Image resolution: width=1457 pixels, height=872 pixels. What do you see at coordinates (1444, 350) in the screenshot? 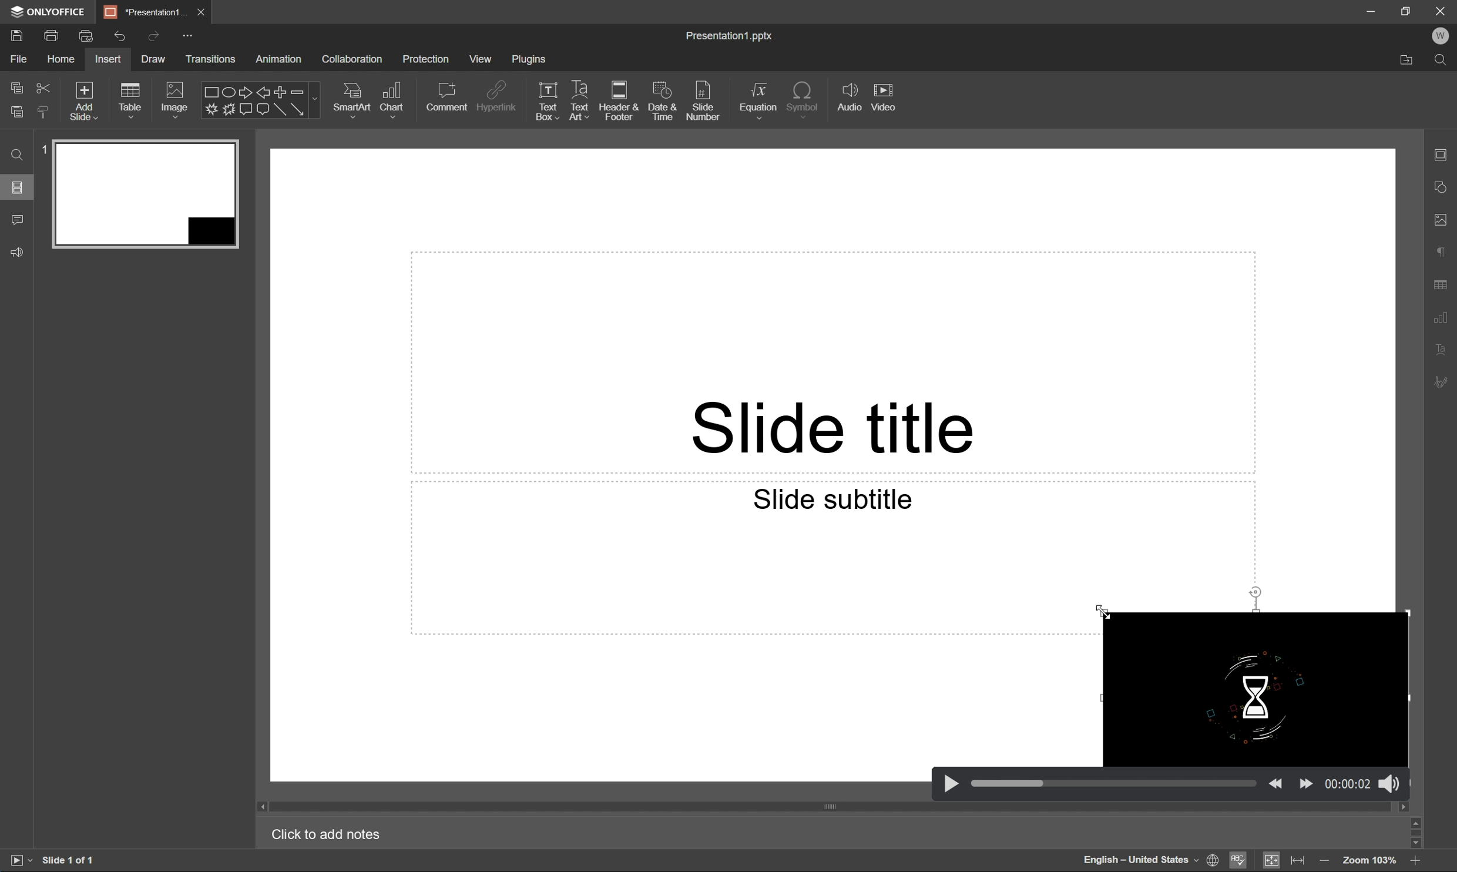
I see `text art settings` at bounding box center [1444, 350].